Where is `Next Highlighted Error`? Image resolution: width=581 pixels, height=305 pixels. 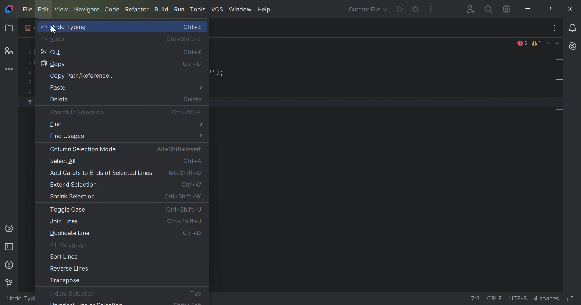 Next Highlighted Error is located at coordinates (559, 43).